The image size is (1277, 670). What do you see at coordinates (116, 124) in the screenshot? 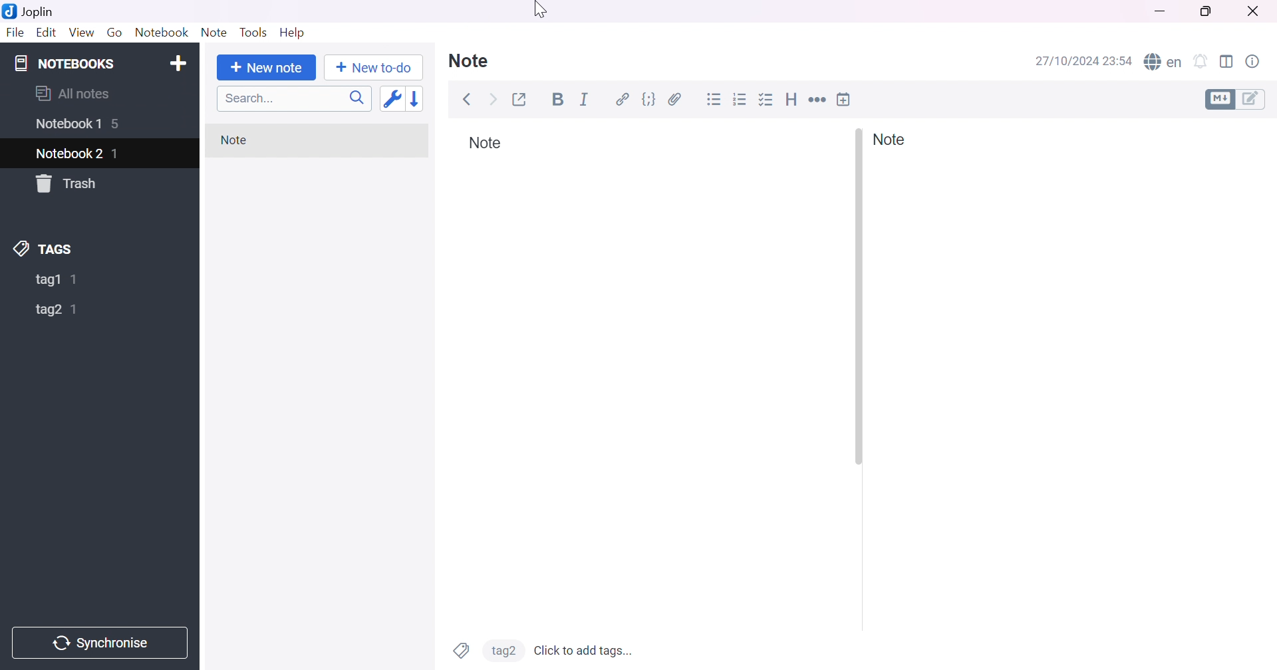
I see `5` at bounding box center [116, 124].